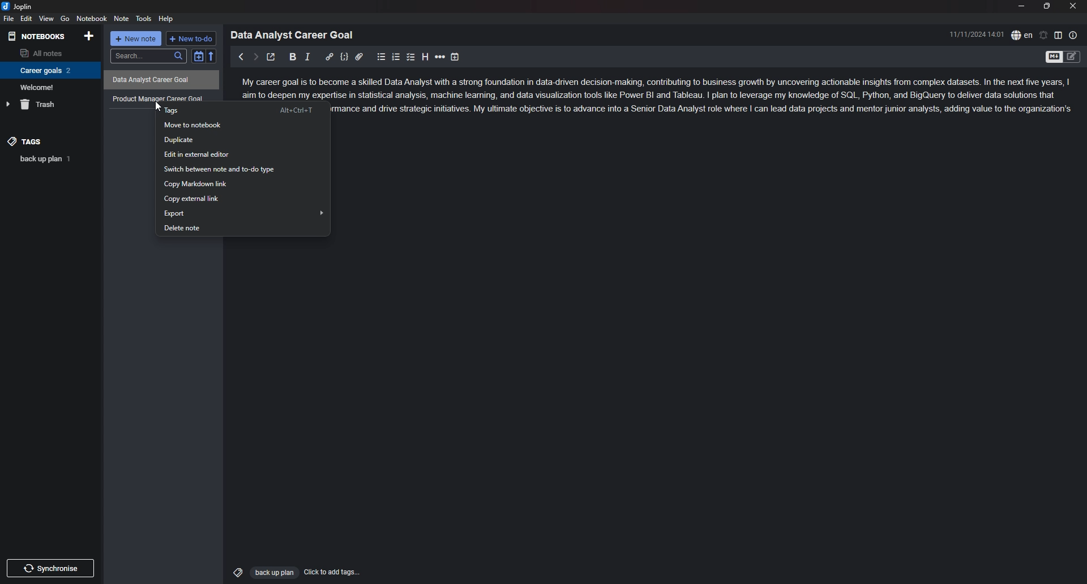 The height and width of the screenshot is (584, 1087). I want to click on delete note, so click(241, 228).